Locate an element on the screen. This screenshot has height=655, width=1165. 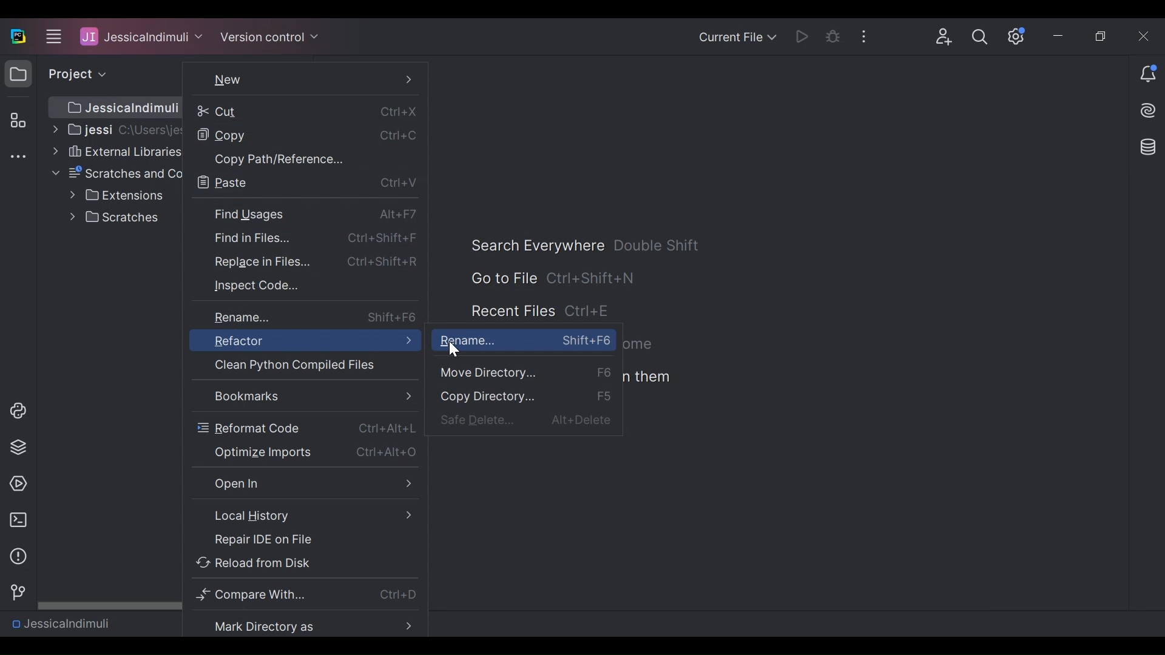
PyCharm Desktop Icon is located at coordinates (19, 37).